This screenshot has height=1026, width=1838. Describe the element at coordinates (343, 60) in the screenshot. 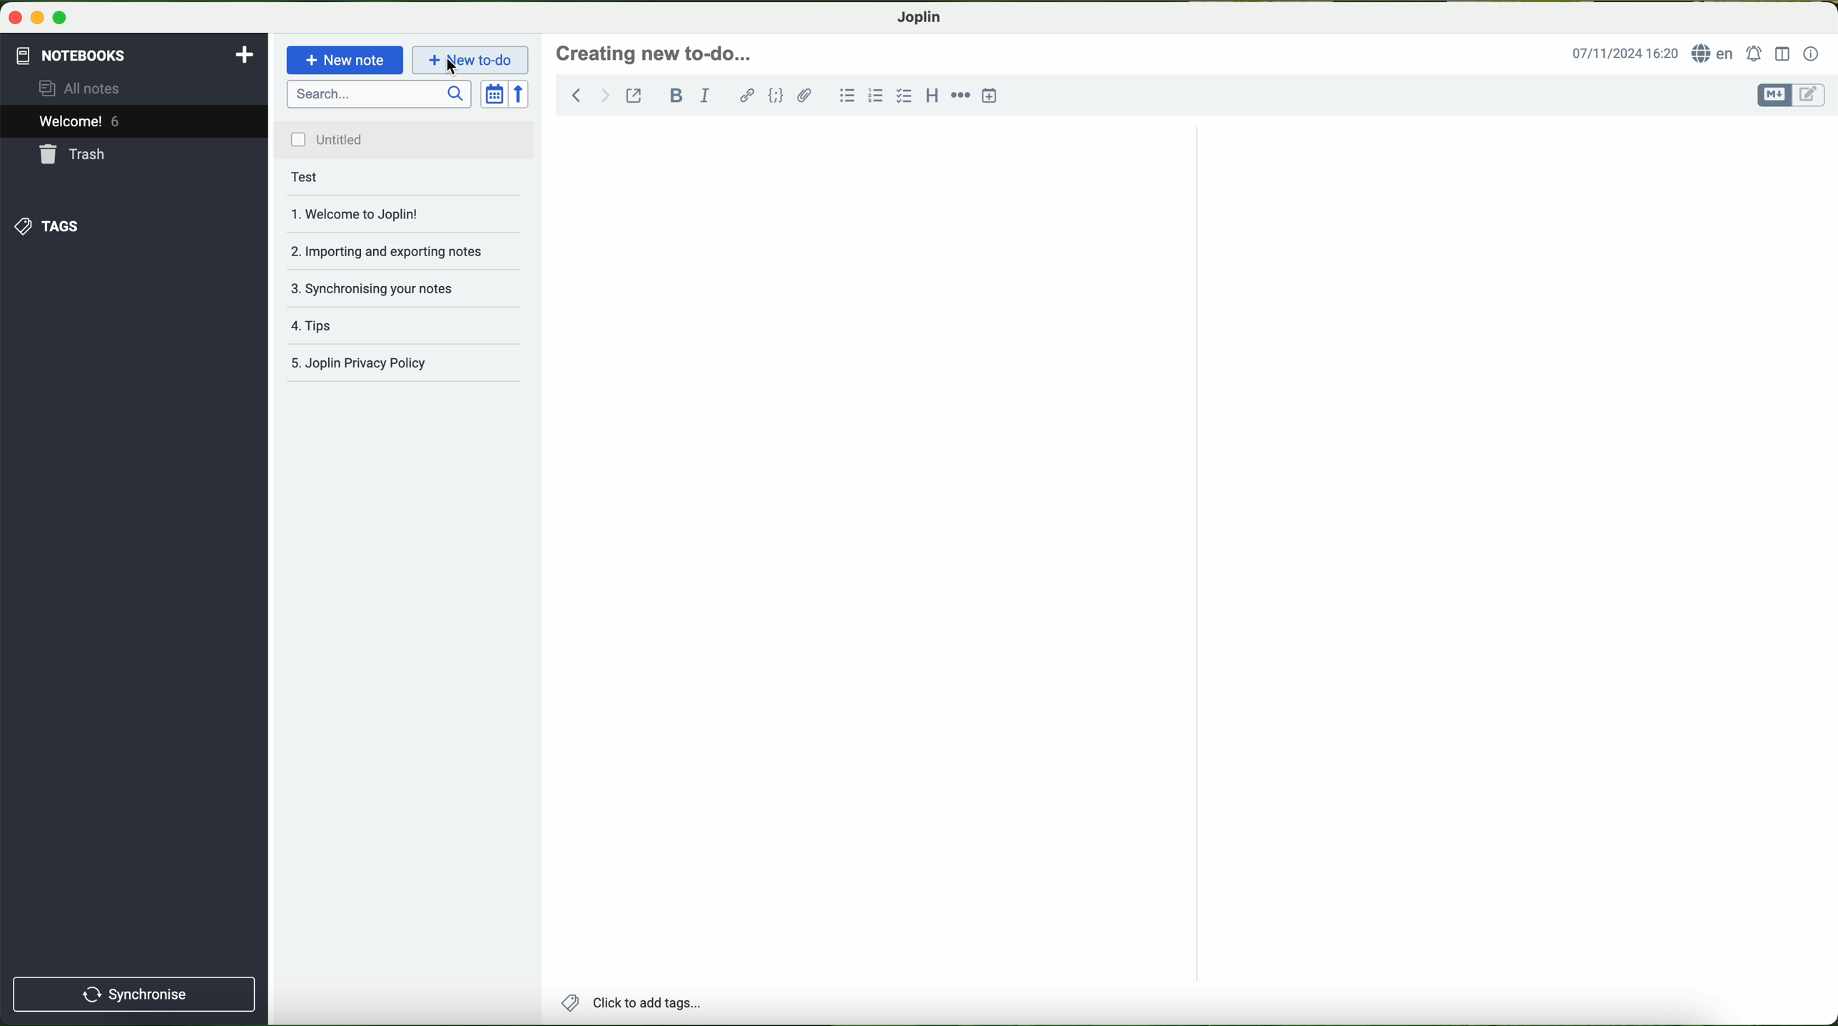

I see `new note button` at that location.